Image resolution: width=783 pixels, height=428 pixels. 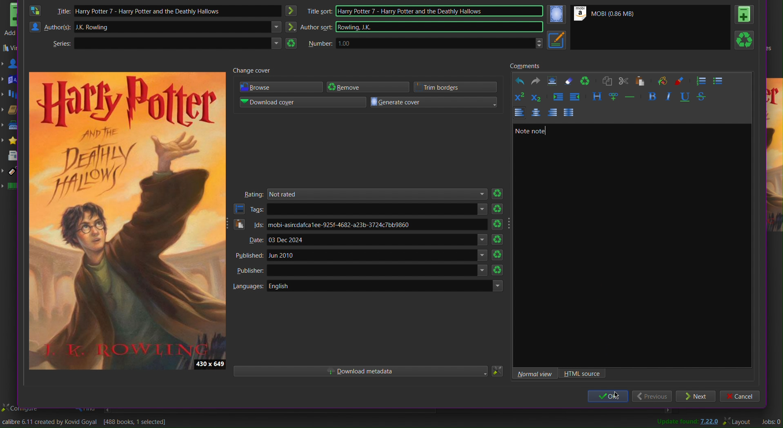 I want to click on refresh, so click(x=498, y=193).